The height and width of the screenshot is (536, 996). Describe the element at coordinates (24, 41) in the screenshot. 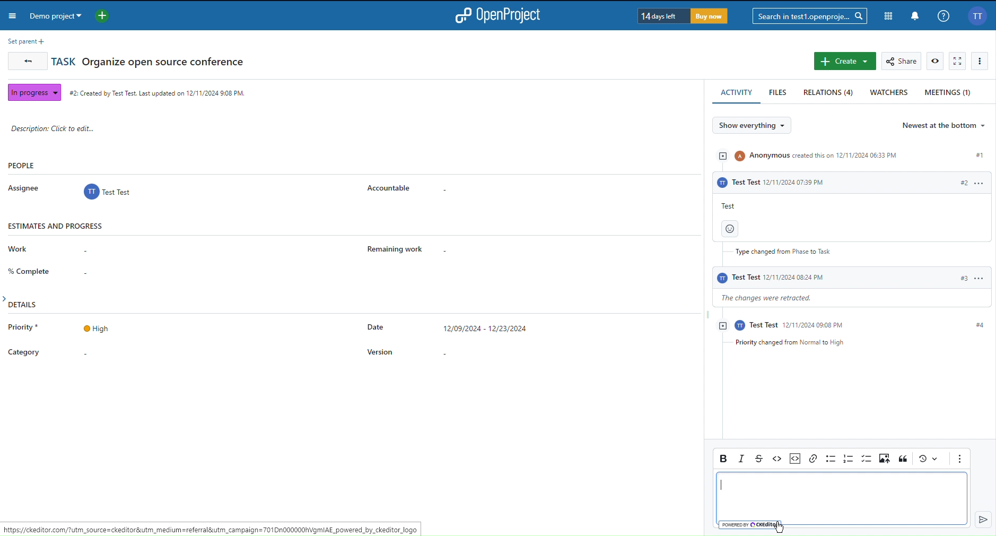

I see `Set Parent` at that location.